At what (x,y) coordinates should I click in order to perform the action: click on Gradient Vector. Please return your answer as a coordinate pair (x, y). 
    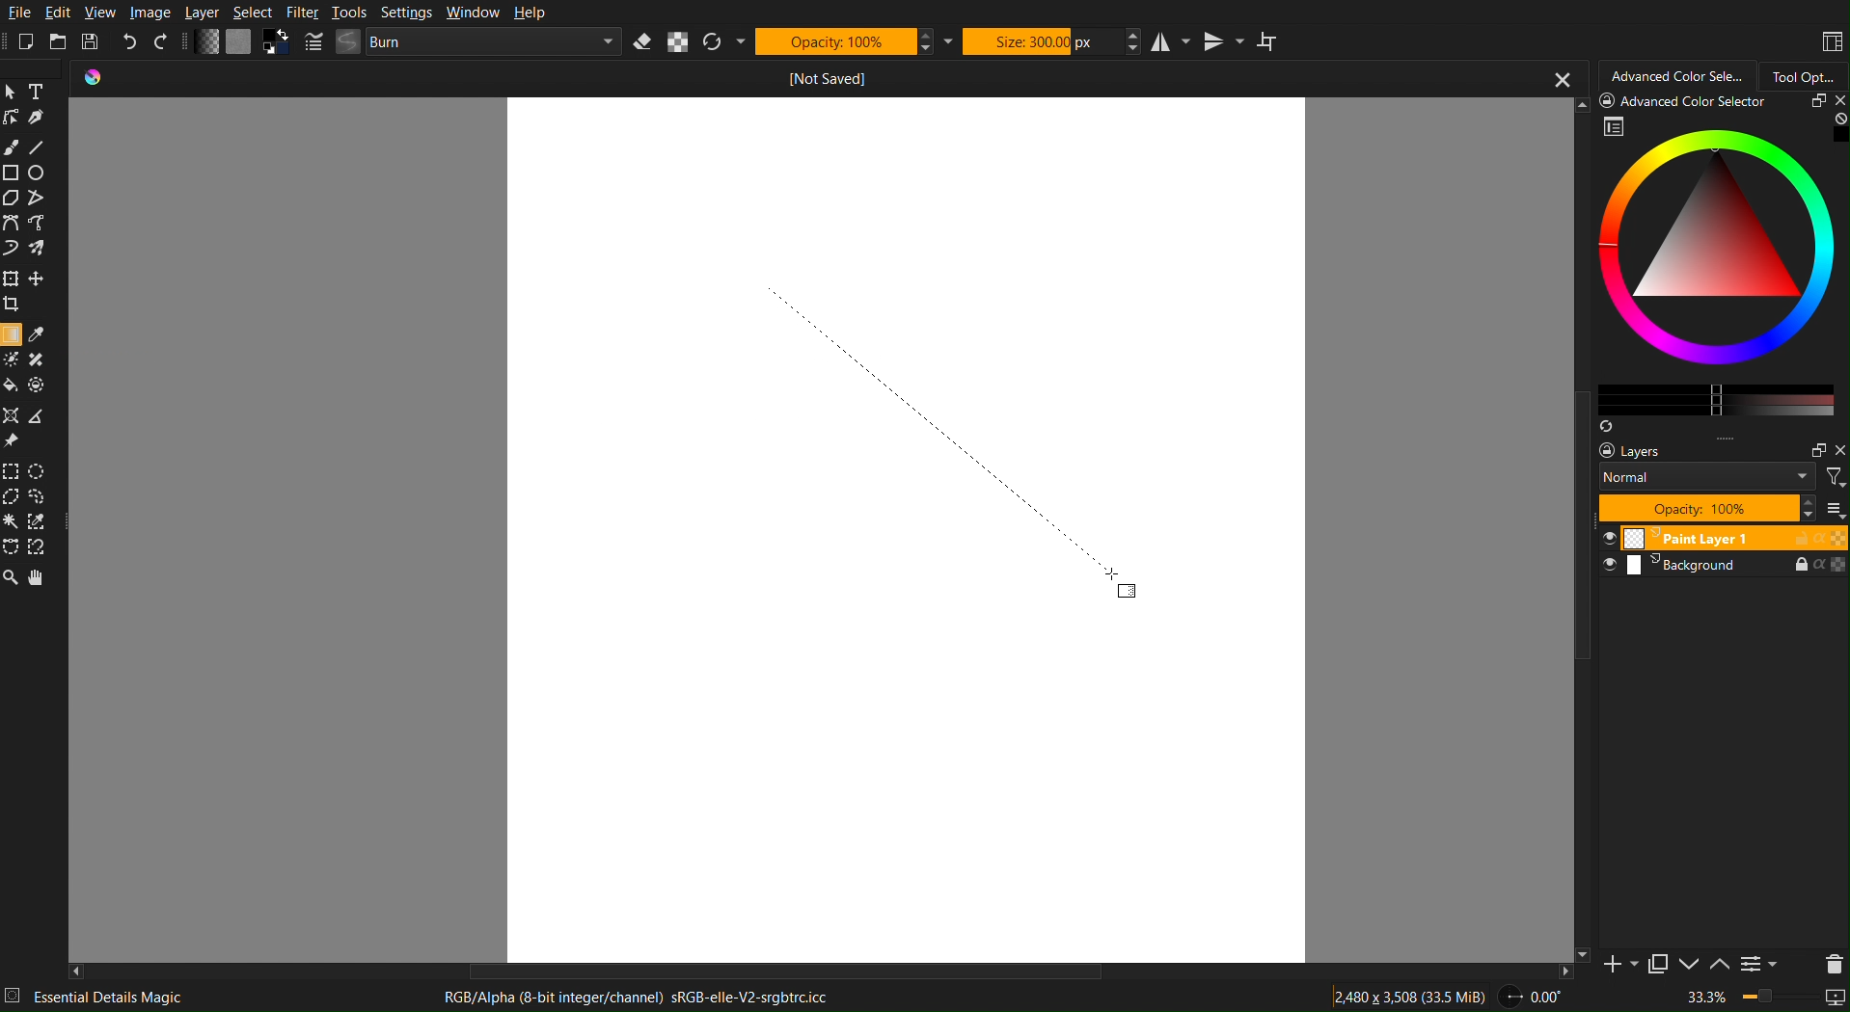
    Looking at the image, I should click on (939, 431).